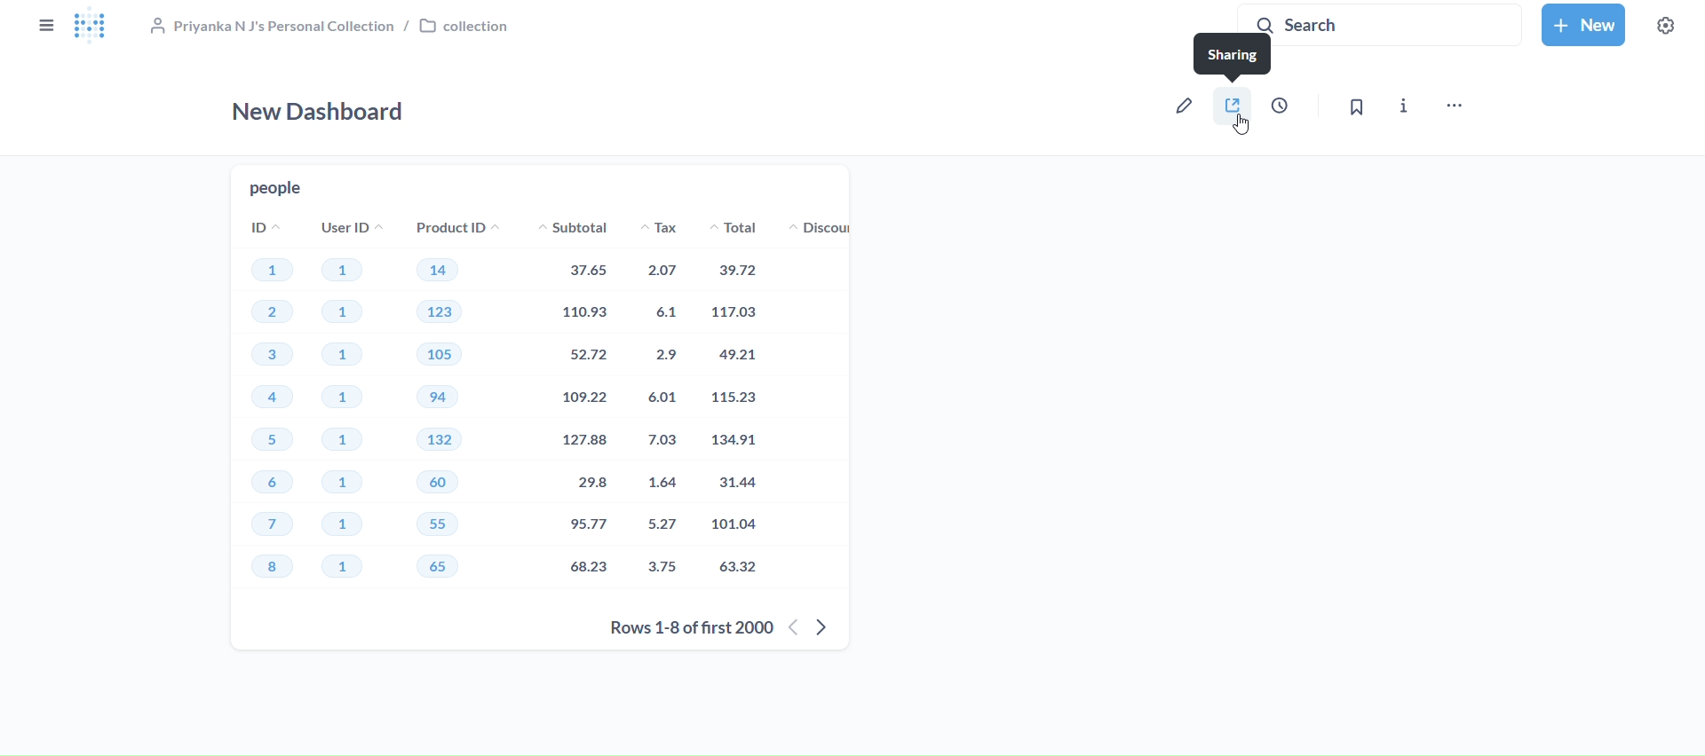 This screenshot has height=756, width=1705. Describe the element at coordinates (792, 628) in the screenshot. I see `previous` at that location.